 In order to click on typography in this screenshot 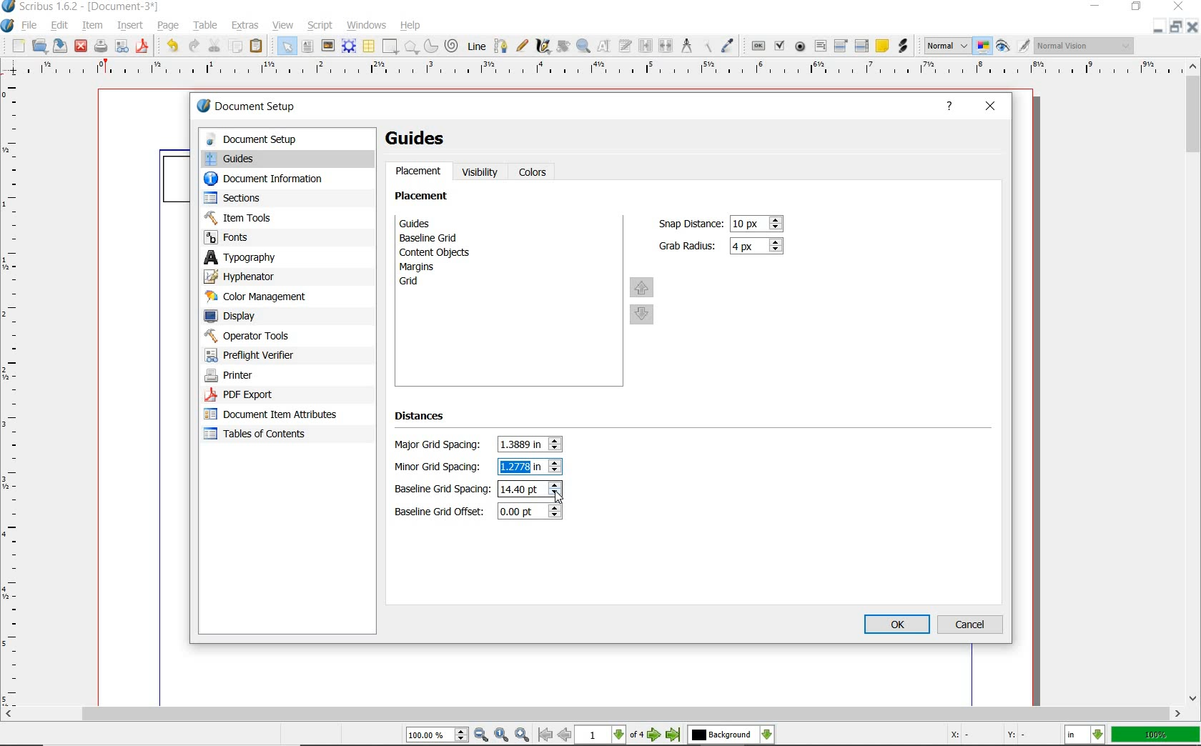, I will do `click(287, 257)`.